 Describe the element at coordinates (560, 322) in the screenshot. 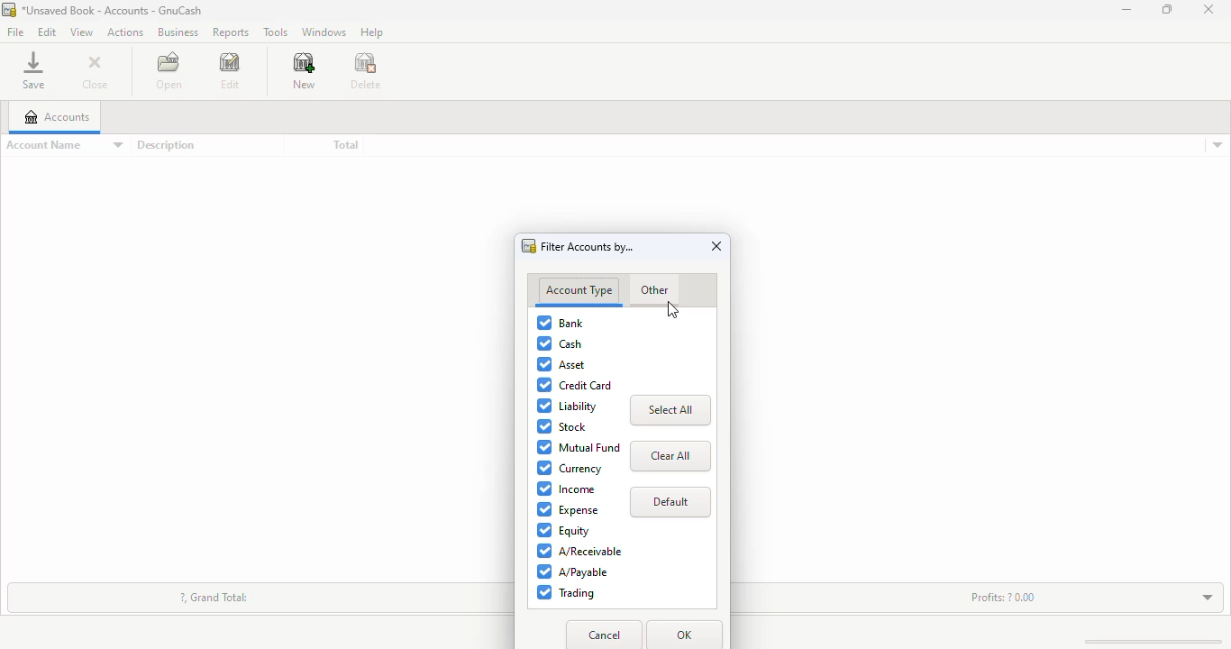

I see `bank` at that location.